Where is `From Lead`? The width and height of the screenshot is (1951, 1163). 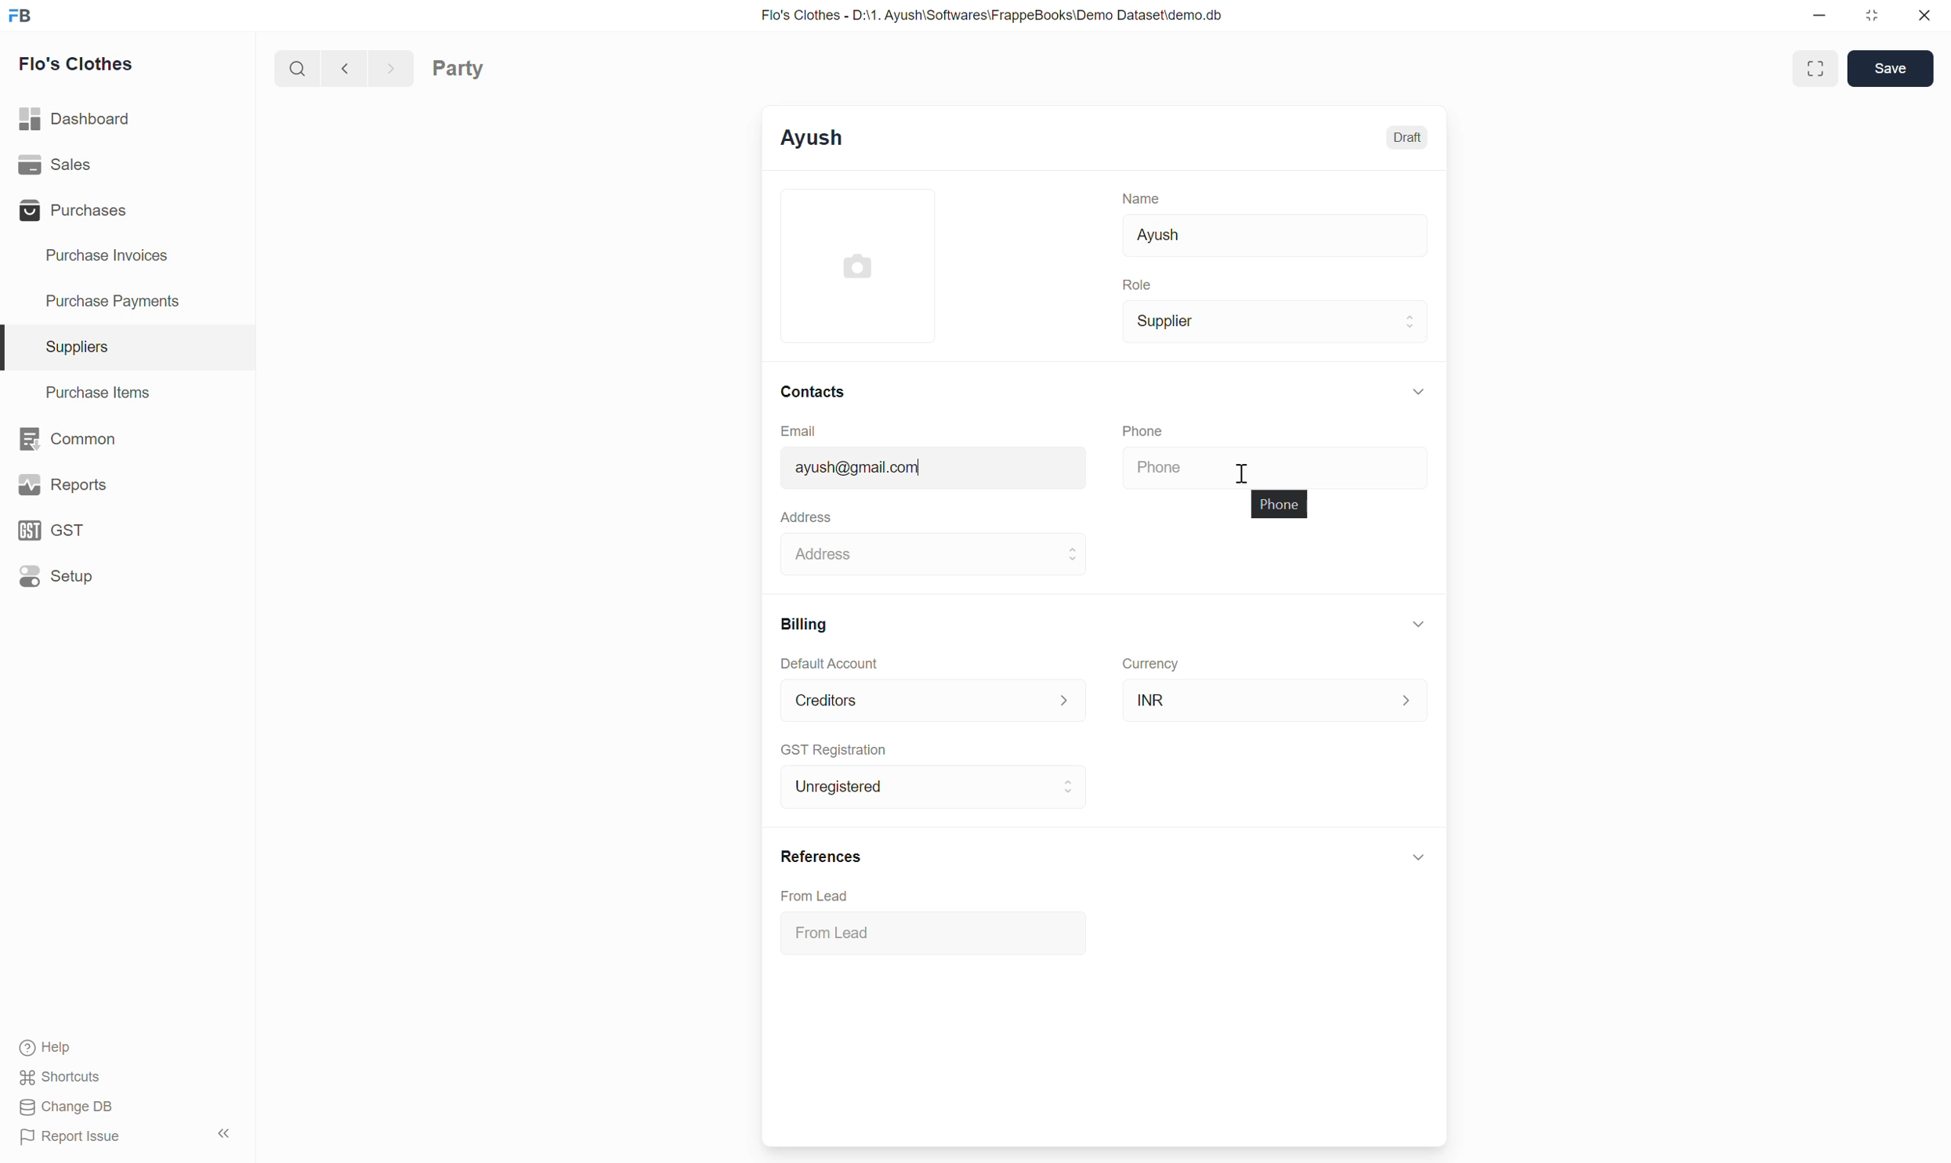 From Lead is located at coordinates (935, 933).